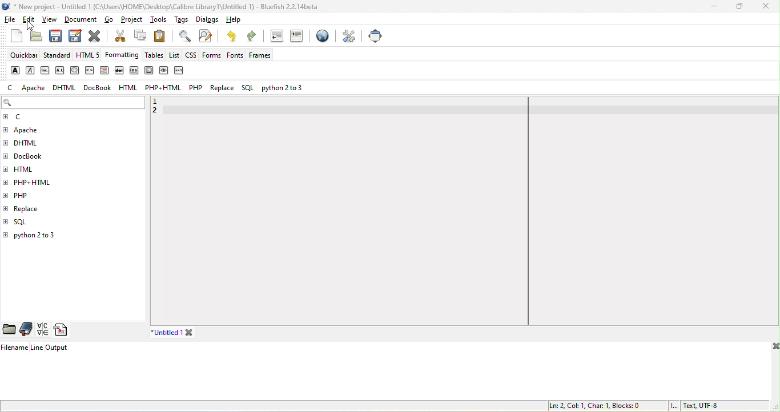  What do you see at coordinates (286, 88) in the screenshot?
I see `python 2 to 3` at bounding box center [286, 88].